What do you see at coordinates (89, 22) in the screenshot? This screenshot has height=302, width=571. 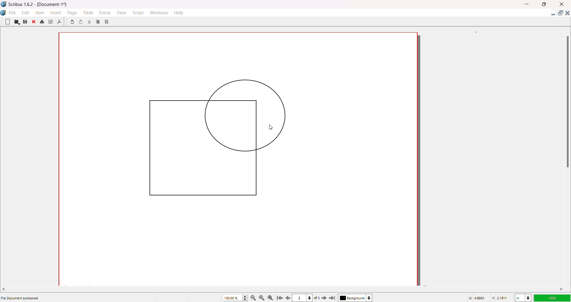 I see `Cut` at bounding box center [89, 22].